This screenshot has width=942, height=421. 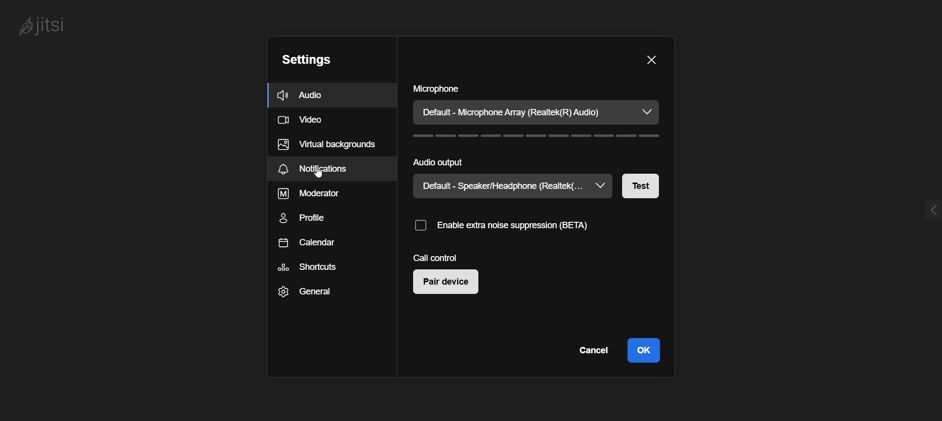 I want to click on enable extra noise suppression (BETA), so click(x=500, y=225).